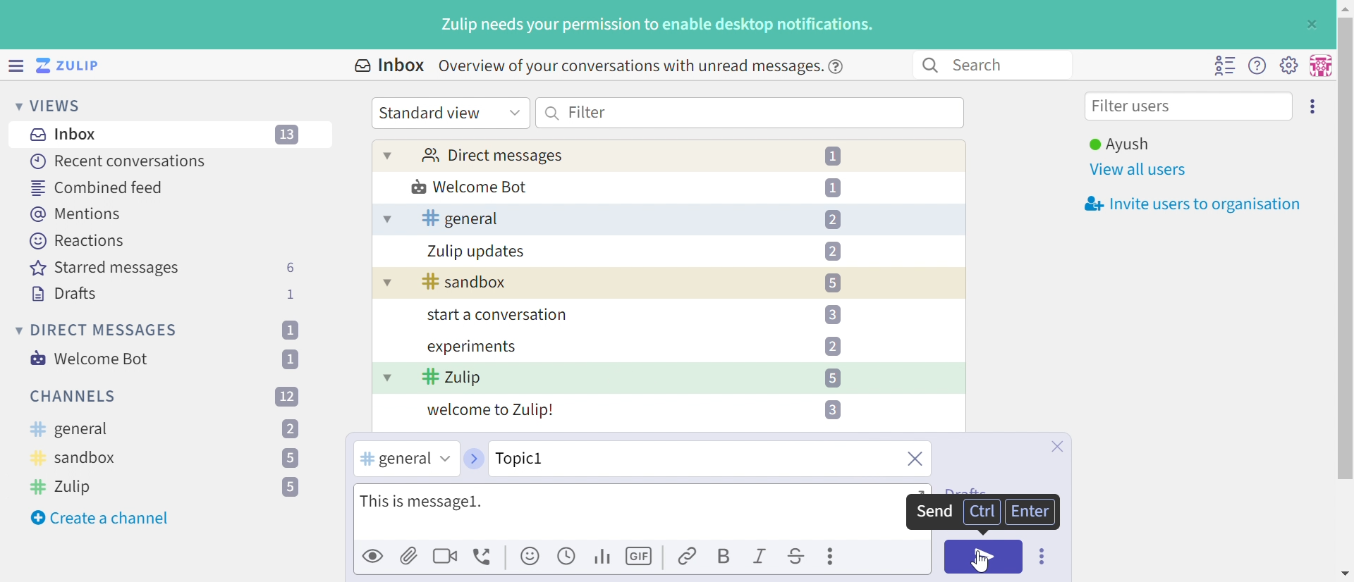  What do you see at coordinates (1346, 248) in the screenshot?
I see `vertical scrollbar` at bounding box center [1346, 248].